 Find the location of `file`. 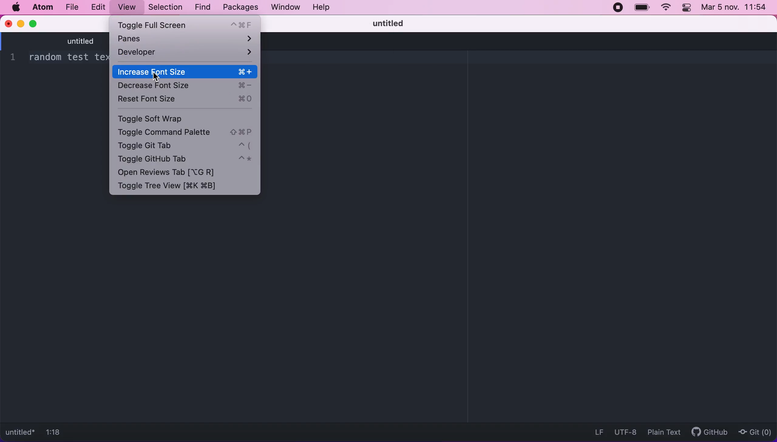

file is located at coordinates (72, 7).